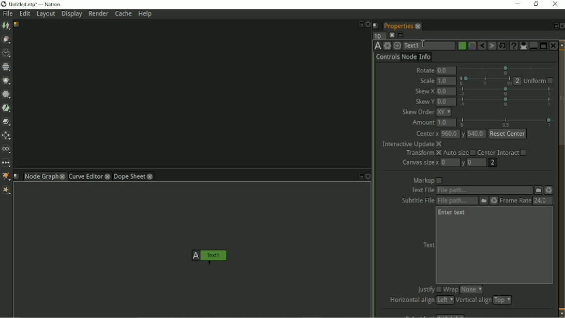  Describe the element at coordinates (7, 150) in the screenshot. I see `Views` at that location.